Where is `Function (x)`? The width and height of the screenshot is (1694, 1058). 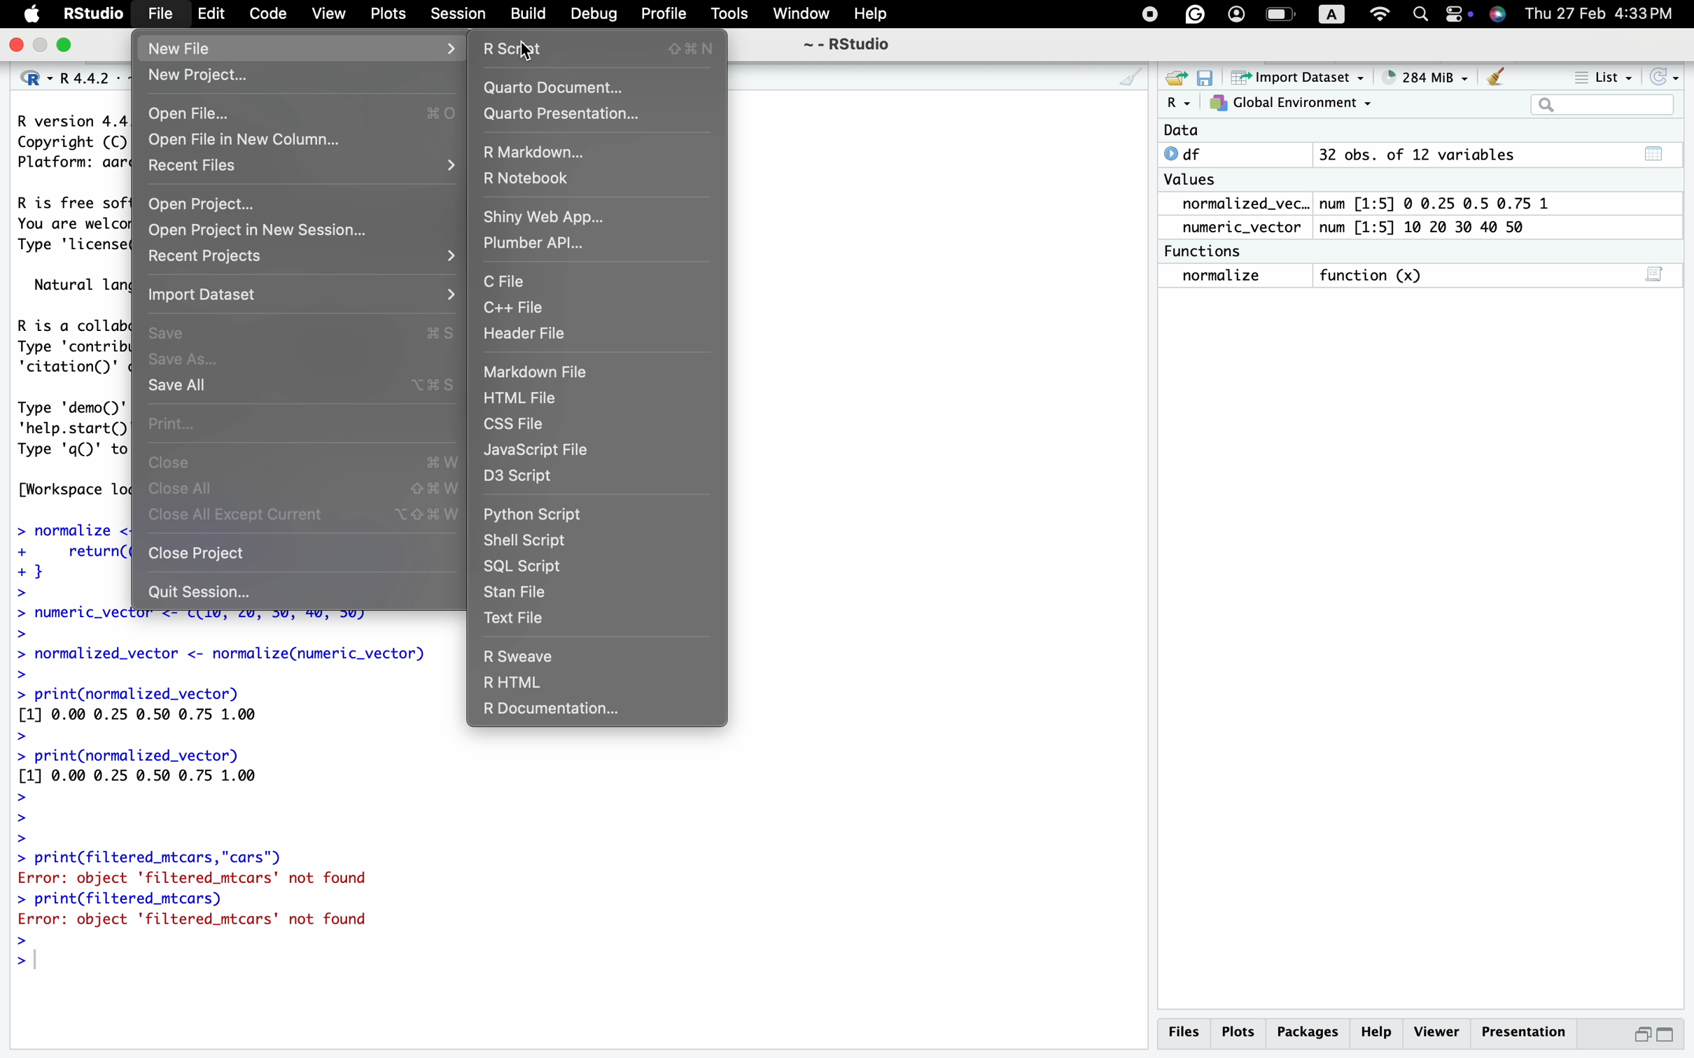
Function (x) is located at coordinates (1373, 275).